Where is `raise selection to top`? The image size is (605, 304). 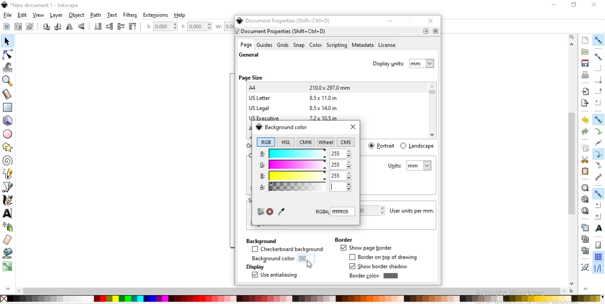
raise selection to top is located at coordinates (133, 27).